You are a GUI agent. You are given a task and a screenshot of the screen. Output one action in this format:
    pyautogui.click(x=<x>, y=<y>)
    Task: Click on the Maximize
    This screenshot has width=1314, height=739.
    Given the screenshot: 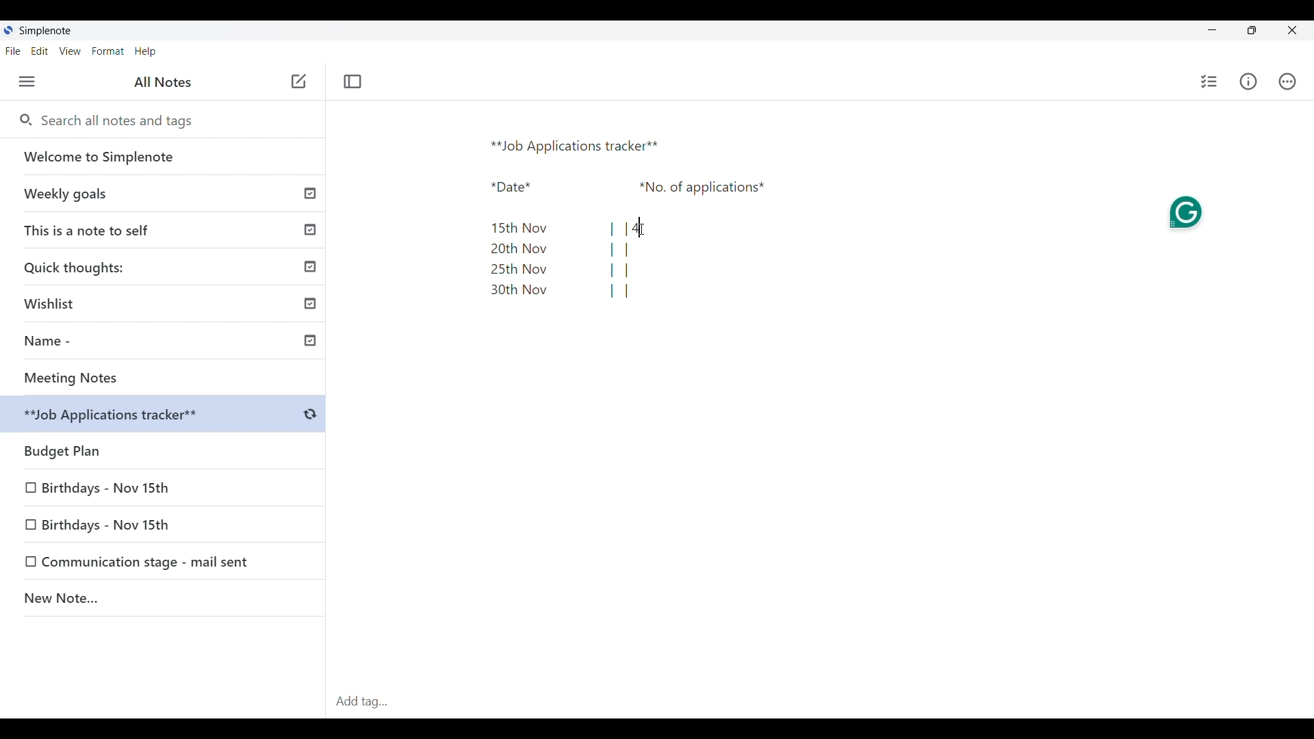 What is the action you would take?
    pyautogui.click(x=1252, y=30)
    